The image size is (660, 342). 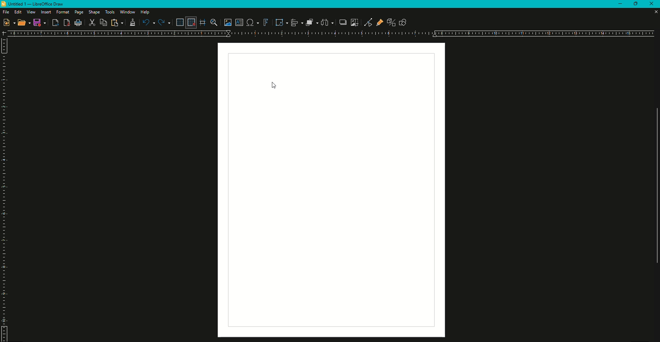 What do you see at coordinates (16, 12) in the screenshot?
I see `Edit` at bounding box center [16, 12].